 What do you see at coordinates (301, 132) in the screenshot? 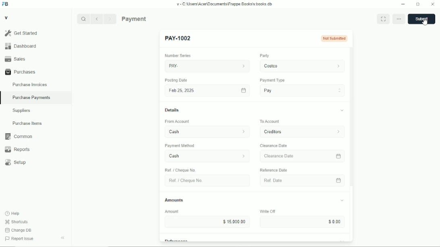
I see `To Account` at bounding box center [301, 132].